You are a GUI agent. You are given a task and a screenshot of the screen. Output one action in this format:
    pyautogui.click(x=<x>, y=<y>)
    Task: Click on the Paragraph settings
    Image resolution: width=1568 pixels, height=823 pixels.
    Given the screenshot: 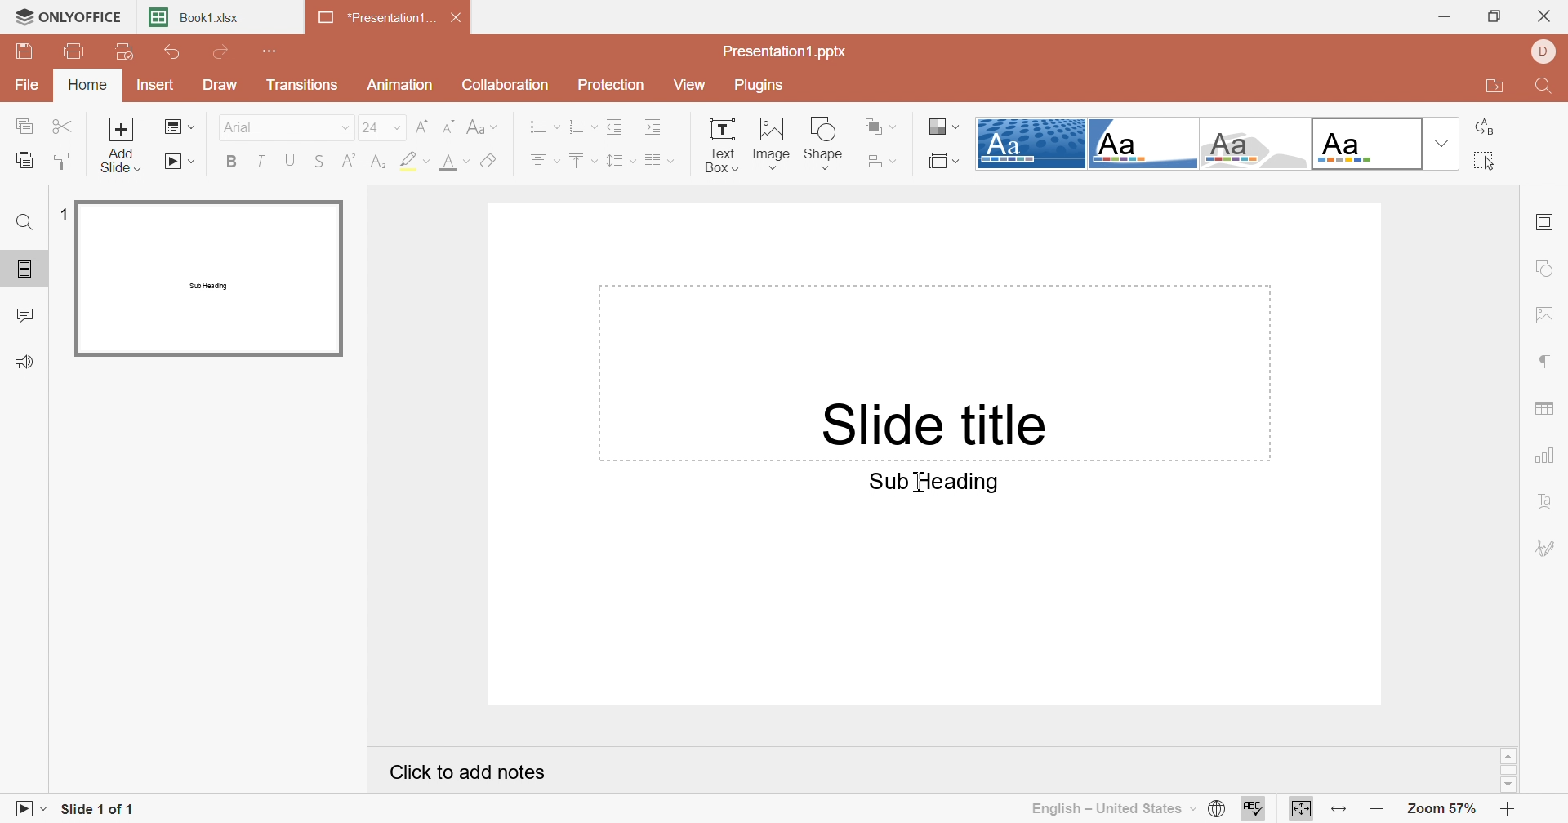 What is the action you would take?
    pyautogui.click(x=1550, y=363)
    